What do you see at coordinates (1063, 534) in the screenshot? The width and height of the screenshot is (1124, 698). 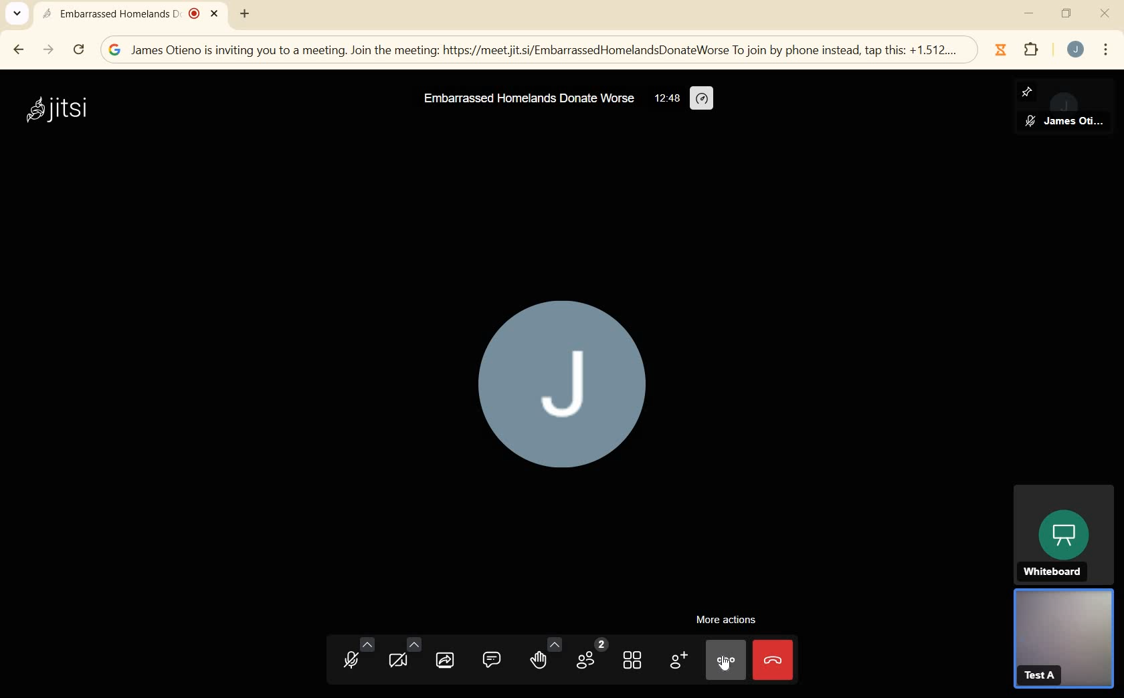 I see `WHITEBOARD` at bounding box center [1063, 534].